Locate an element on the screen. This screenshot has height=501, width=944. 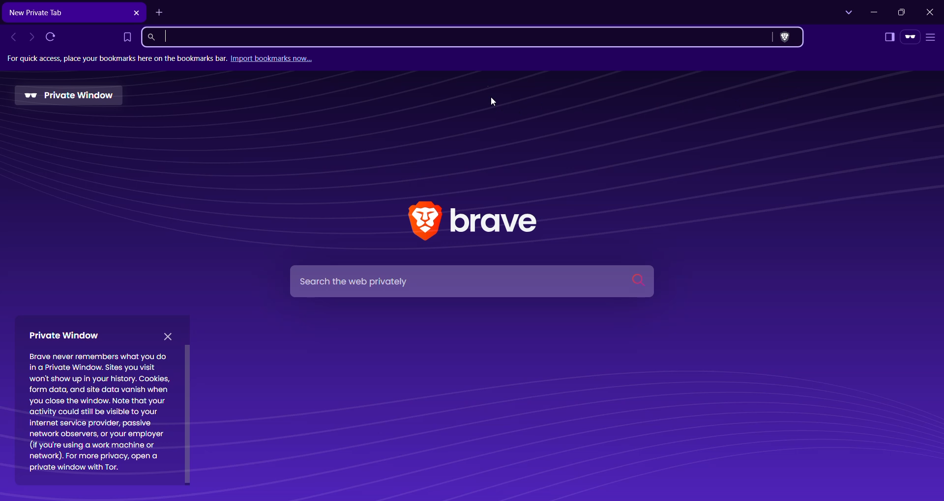
Brave Shields is located at coordinates (785, 36).